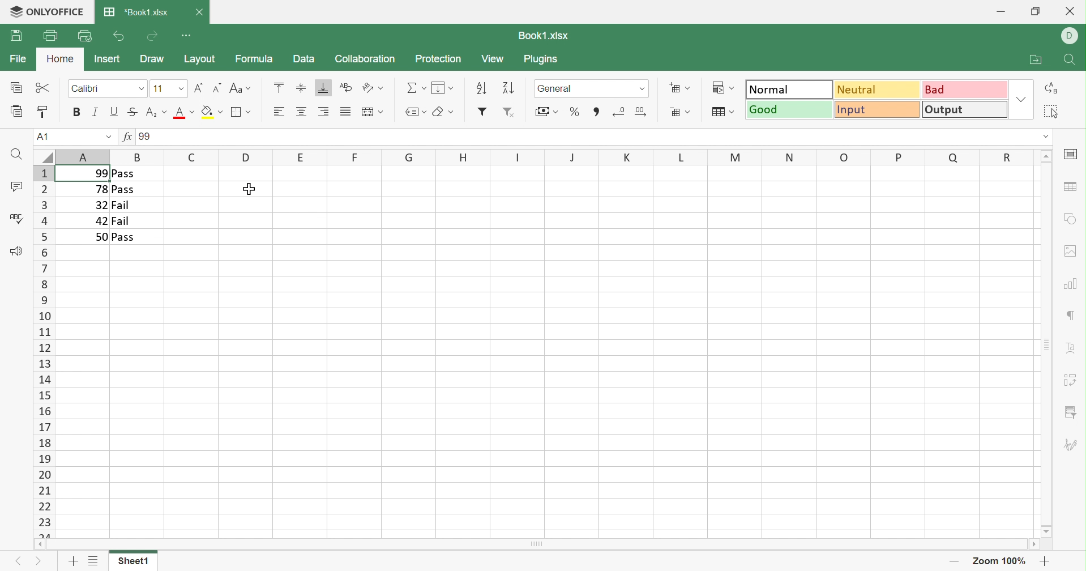 The width and height of the screenshot is (1086, 571). Describe the element at coordinates (132, 112) in the screenshot. I see `Strikethrough` at that location.